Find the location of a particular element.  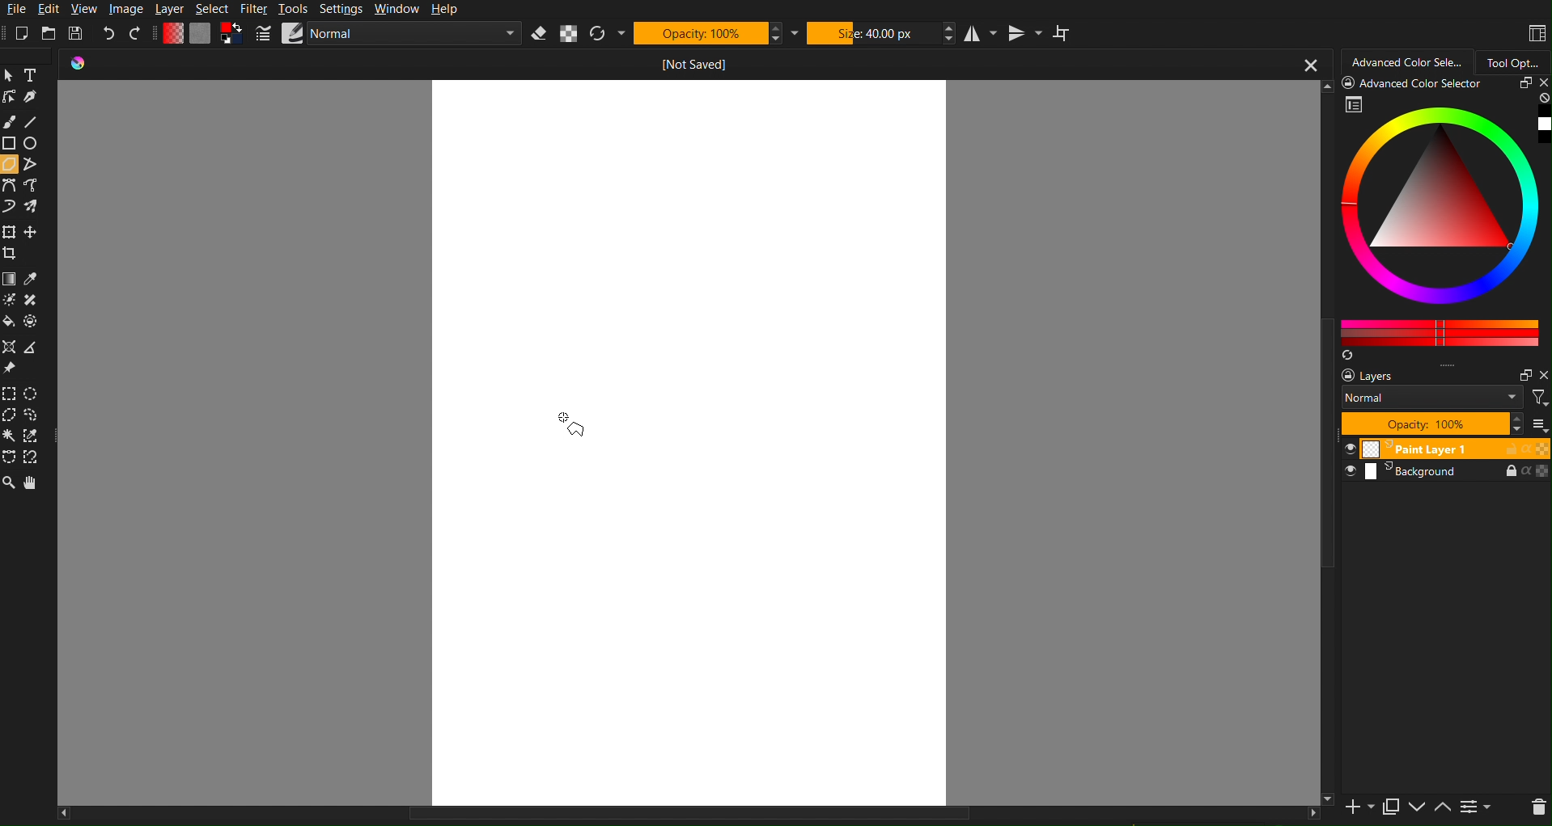

fill a contiguous area of color with a color, or fill a selection is located at coordinates (10, 322).